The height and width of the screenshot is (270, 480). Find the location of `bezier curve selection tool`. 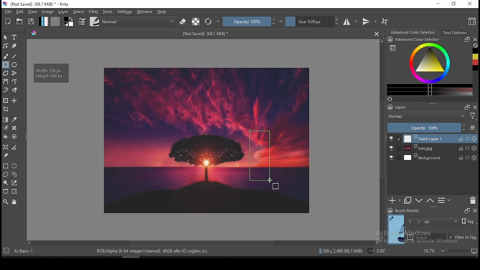

bezier curve selection tool is located at coordinates (5, 192).